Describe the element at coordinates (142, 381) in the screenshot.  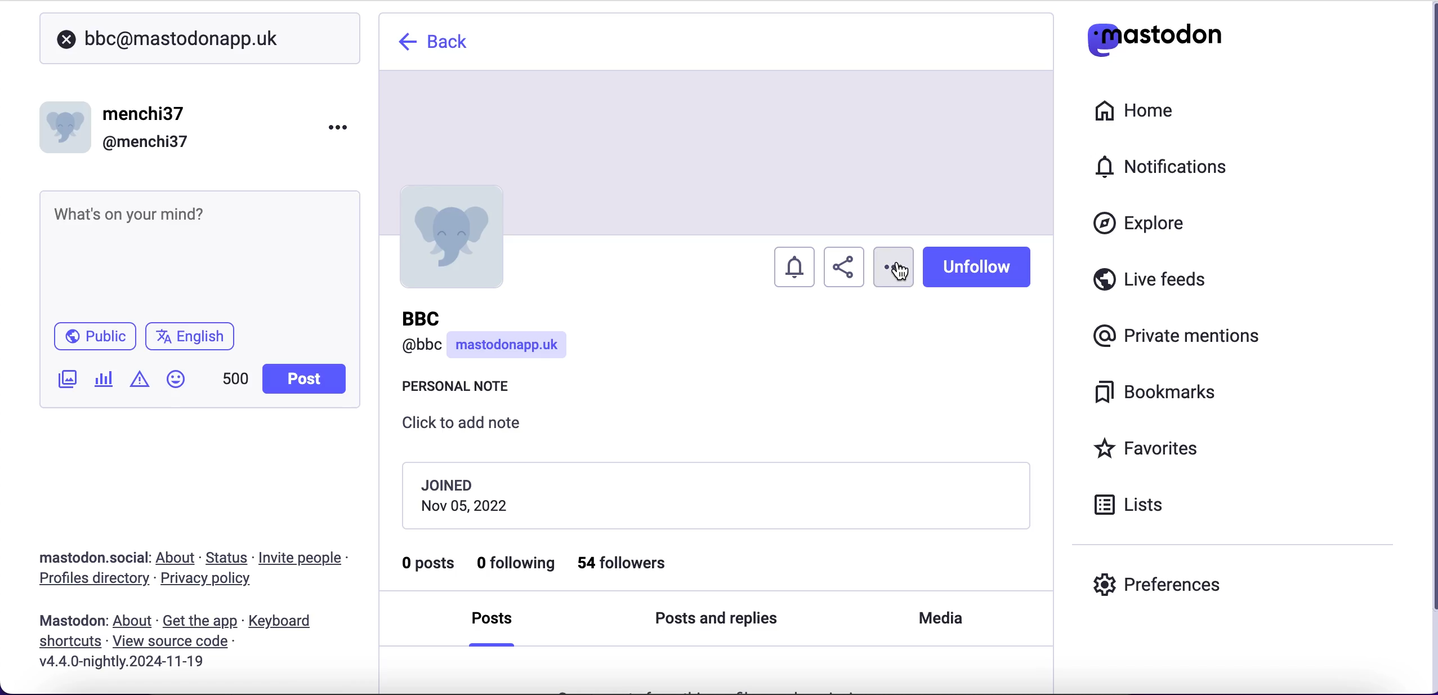
I see `add content warning` at that location.